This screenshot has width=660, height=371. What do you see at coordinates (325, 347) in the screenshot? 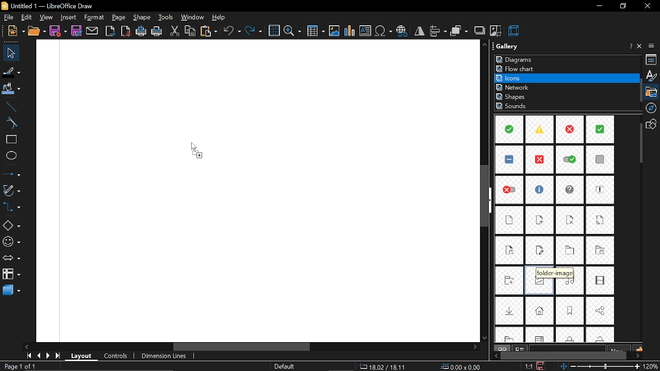
I see `horizontal scrollbar` at bounding box center [325, 347].